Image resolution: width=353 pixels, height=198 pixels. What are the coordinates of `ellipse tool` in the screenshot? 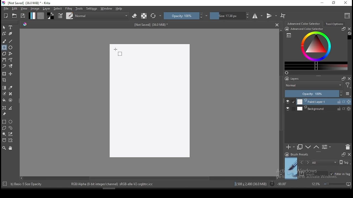 It's located at (11, 47).